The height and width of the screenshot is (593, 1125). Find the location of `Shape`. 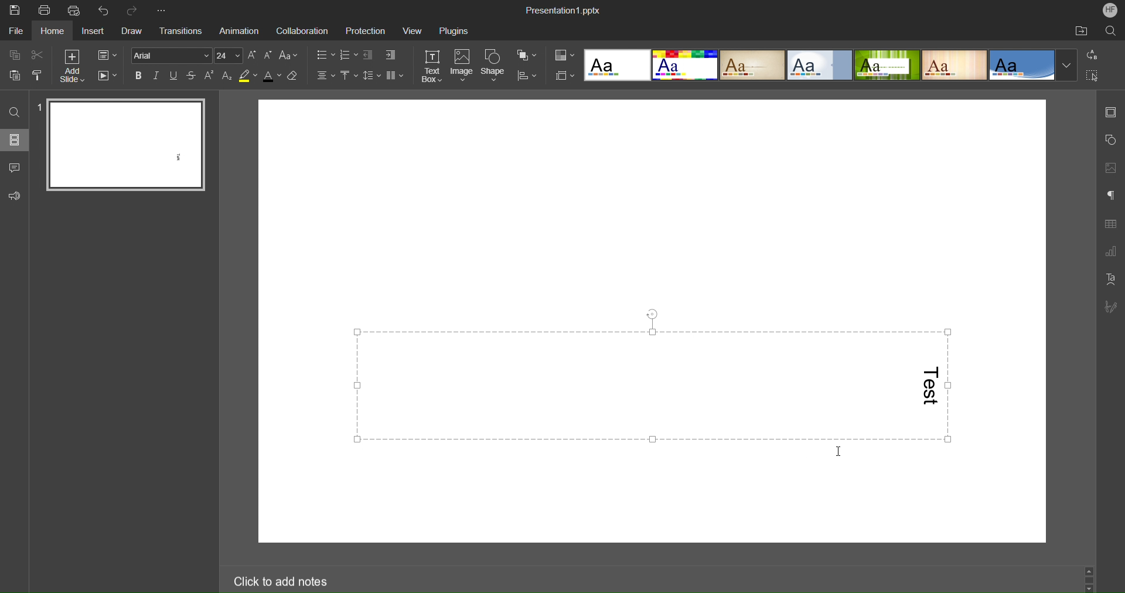

Shape is located at coordinates (495, 65).